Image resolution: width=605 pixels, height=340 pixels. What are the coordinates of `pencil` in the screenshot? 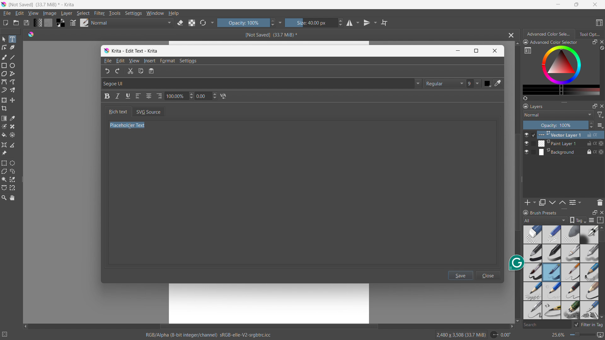 It's located at (571, 253).